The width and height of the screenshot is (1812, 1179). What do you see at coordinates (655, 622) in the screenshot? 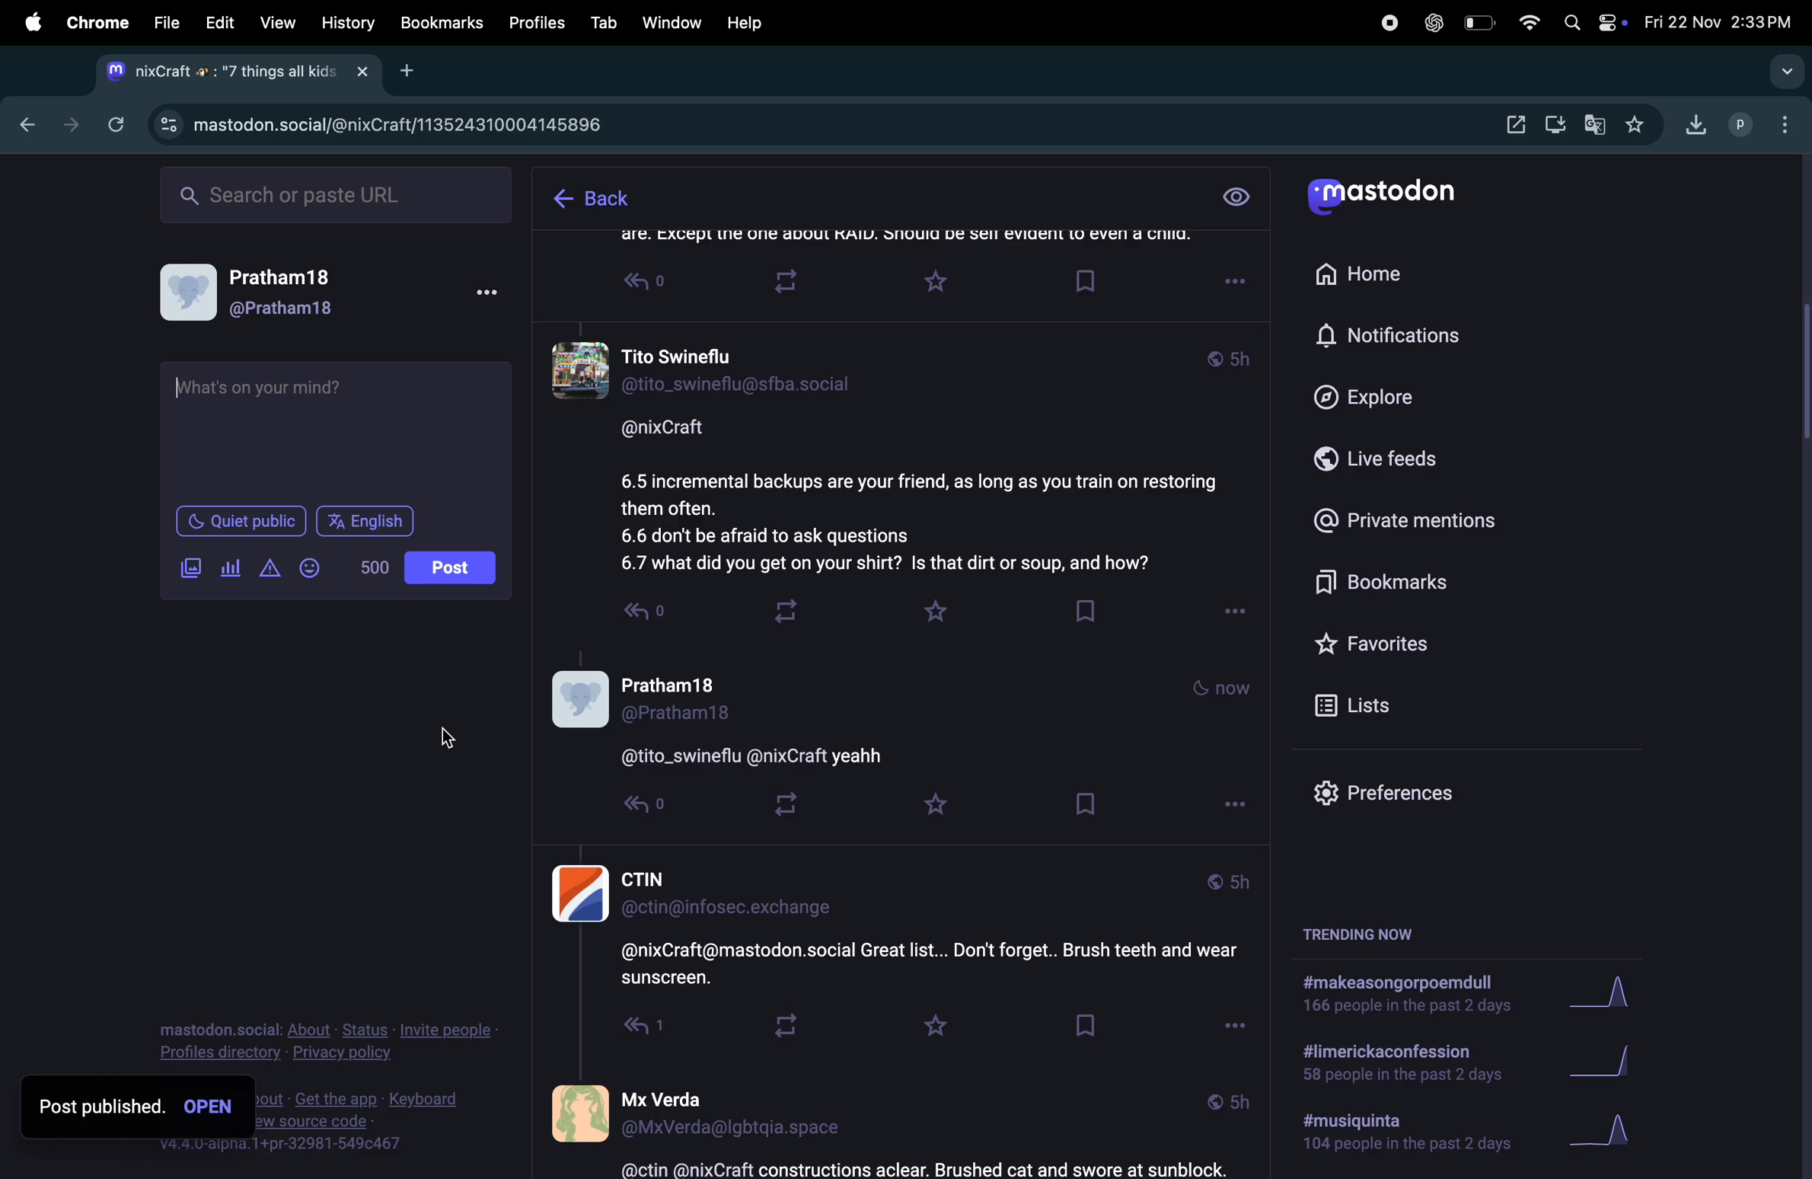
I see `read` at bounding box center [655, 622].